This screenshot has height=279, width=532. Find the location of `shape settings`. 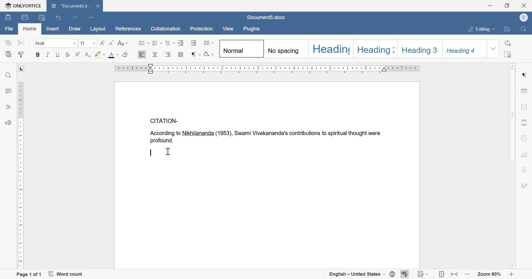

shape settings is located at coordinates (525, 138).